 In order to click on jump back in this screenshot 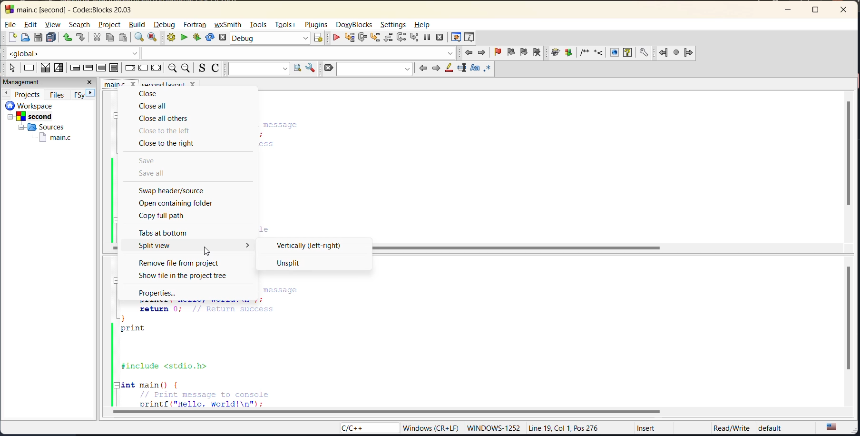, I will do `click(470, 53)`.